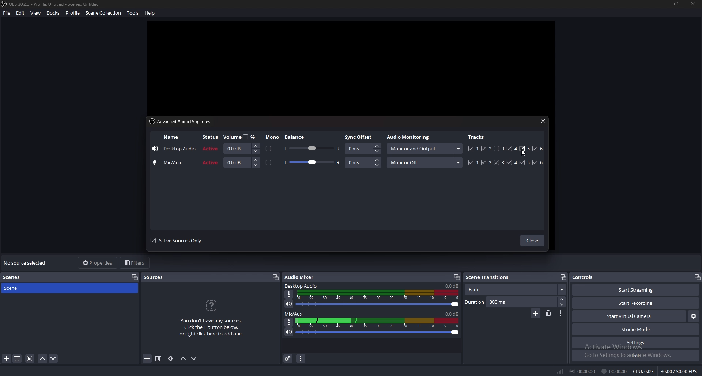 This screenshot has width=702, height=376. What do you see at coordinates (27, 263) in the screenshot?
I see `no souce selected` at bounding box center [27, 263].